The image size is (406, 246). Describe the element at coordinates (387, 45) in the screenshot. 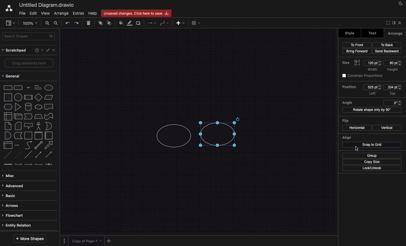

I see `to back` at that location.